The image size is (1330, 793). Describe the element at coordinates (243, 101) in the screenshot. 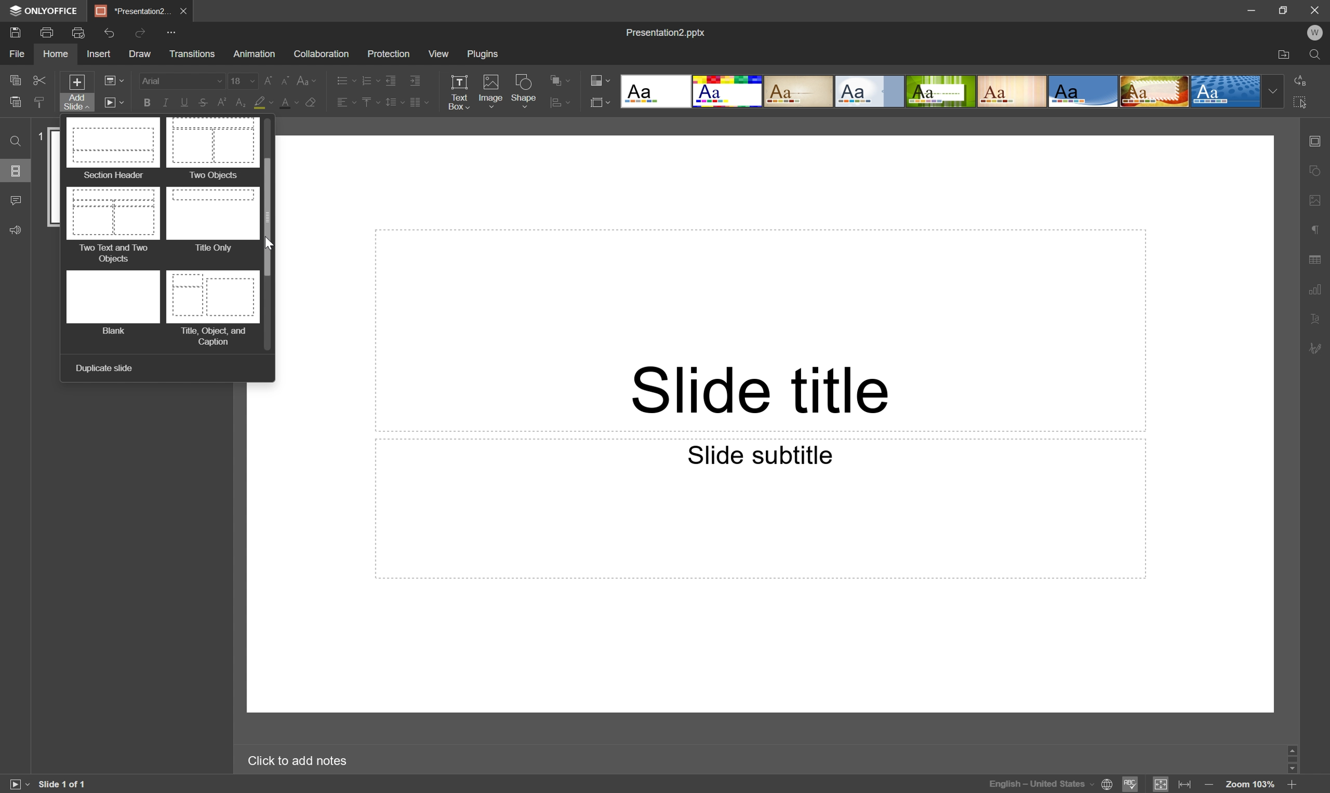

I see `Subscript` at that location.